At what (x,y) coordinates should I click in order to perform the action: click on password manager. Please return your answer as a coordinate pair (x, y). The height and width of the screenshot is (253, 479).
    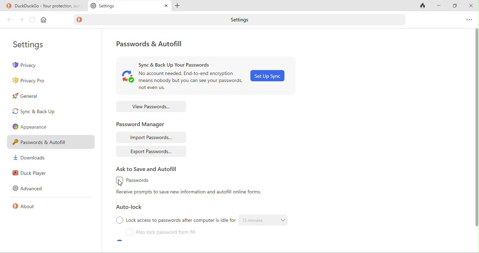
    Looking at the image, I should click on (144, 124).